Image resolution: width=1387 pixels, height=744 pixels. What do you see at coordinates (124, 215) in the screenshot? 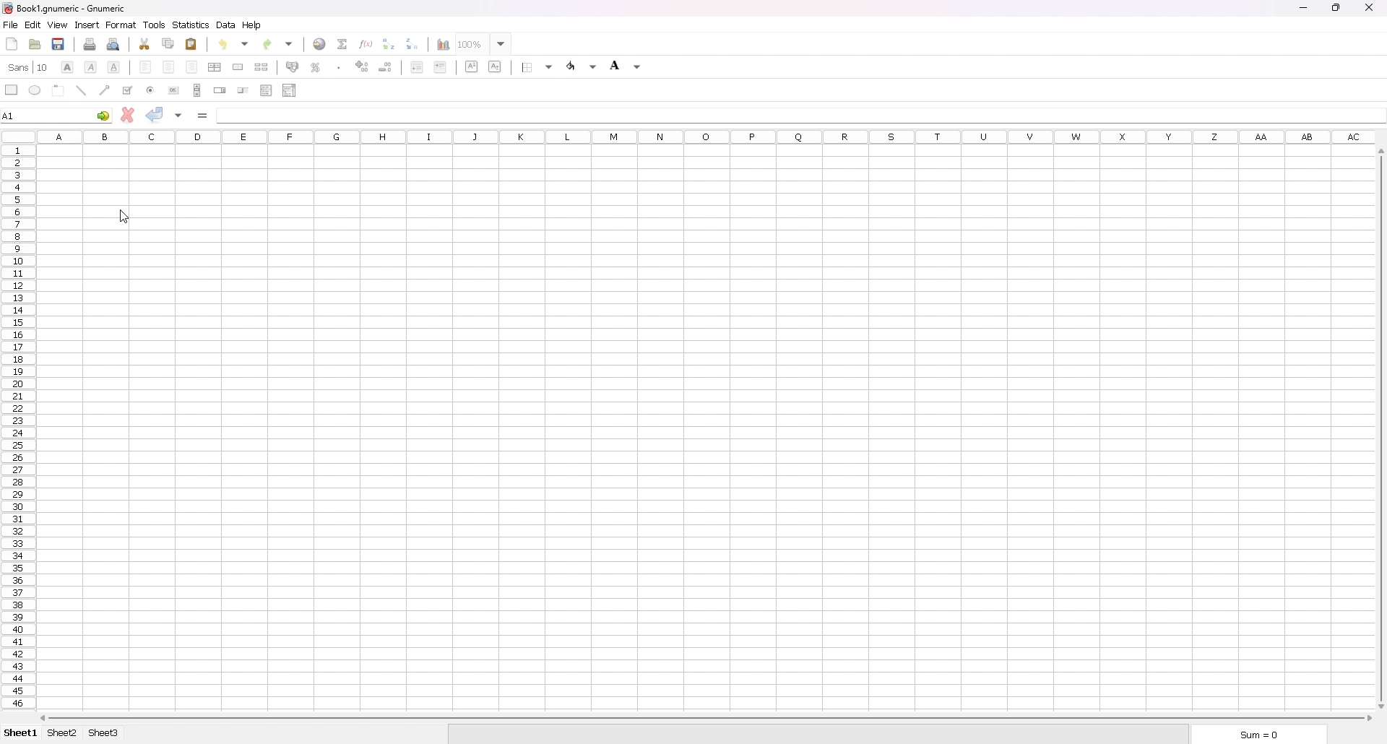
I see `cursor` at bounding box center [124, 215].